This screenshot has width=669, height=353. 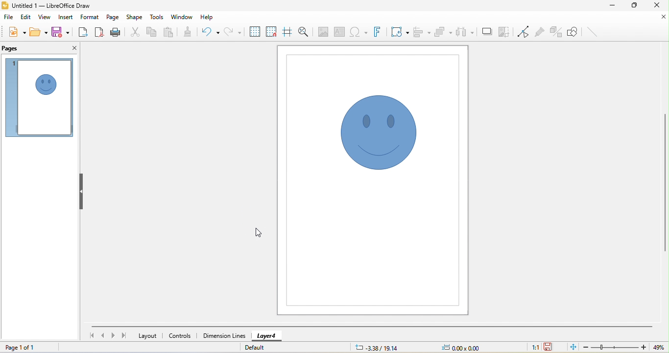 I want to click on insert, so click(x=66, y=17).